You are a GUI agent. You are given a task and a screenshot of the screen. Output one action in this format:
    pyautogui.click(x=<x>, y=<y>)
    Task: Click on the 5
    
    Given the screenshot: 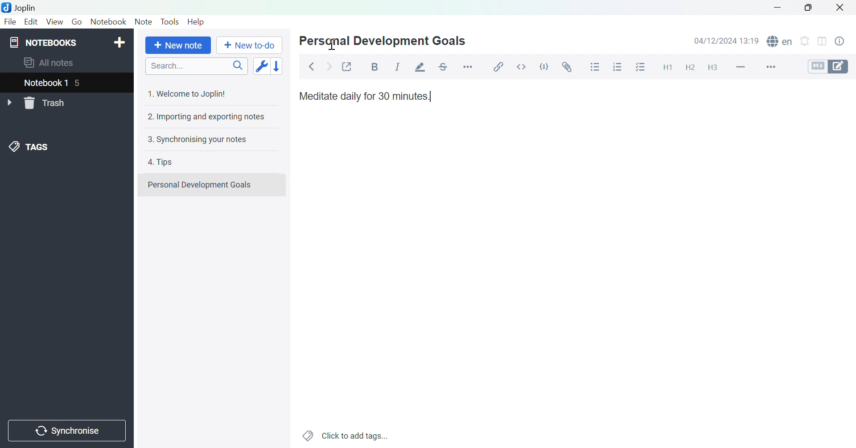 What is the action you would take?
    pyautogui.click(x=82, y=83)
    